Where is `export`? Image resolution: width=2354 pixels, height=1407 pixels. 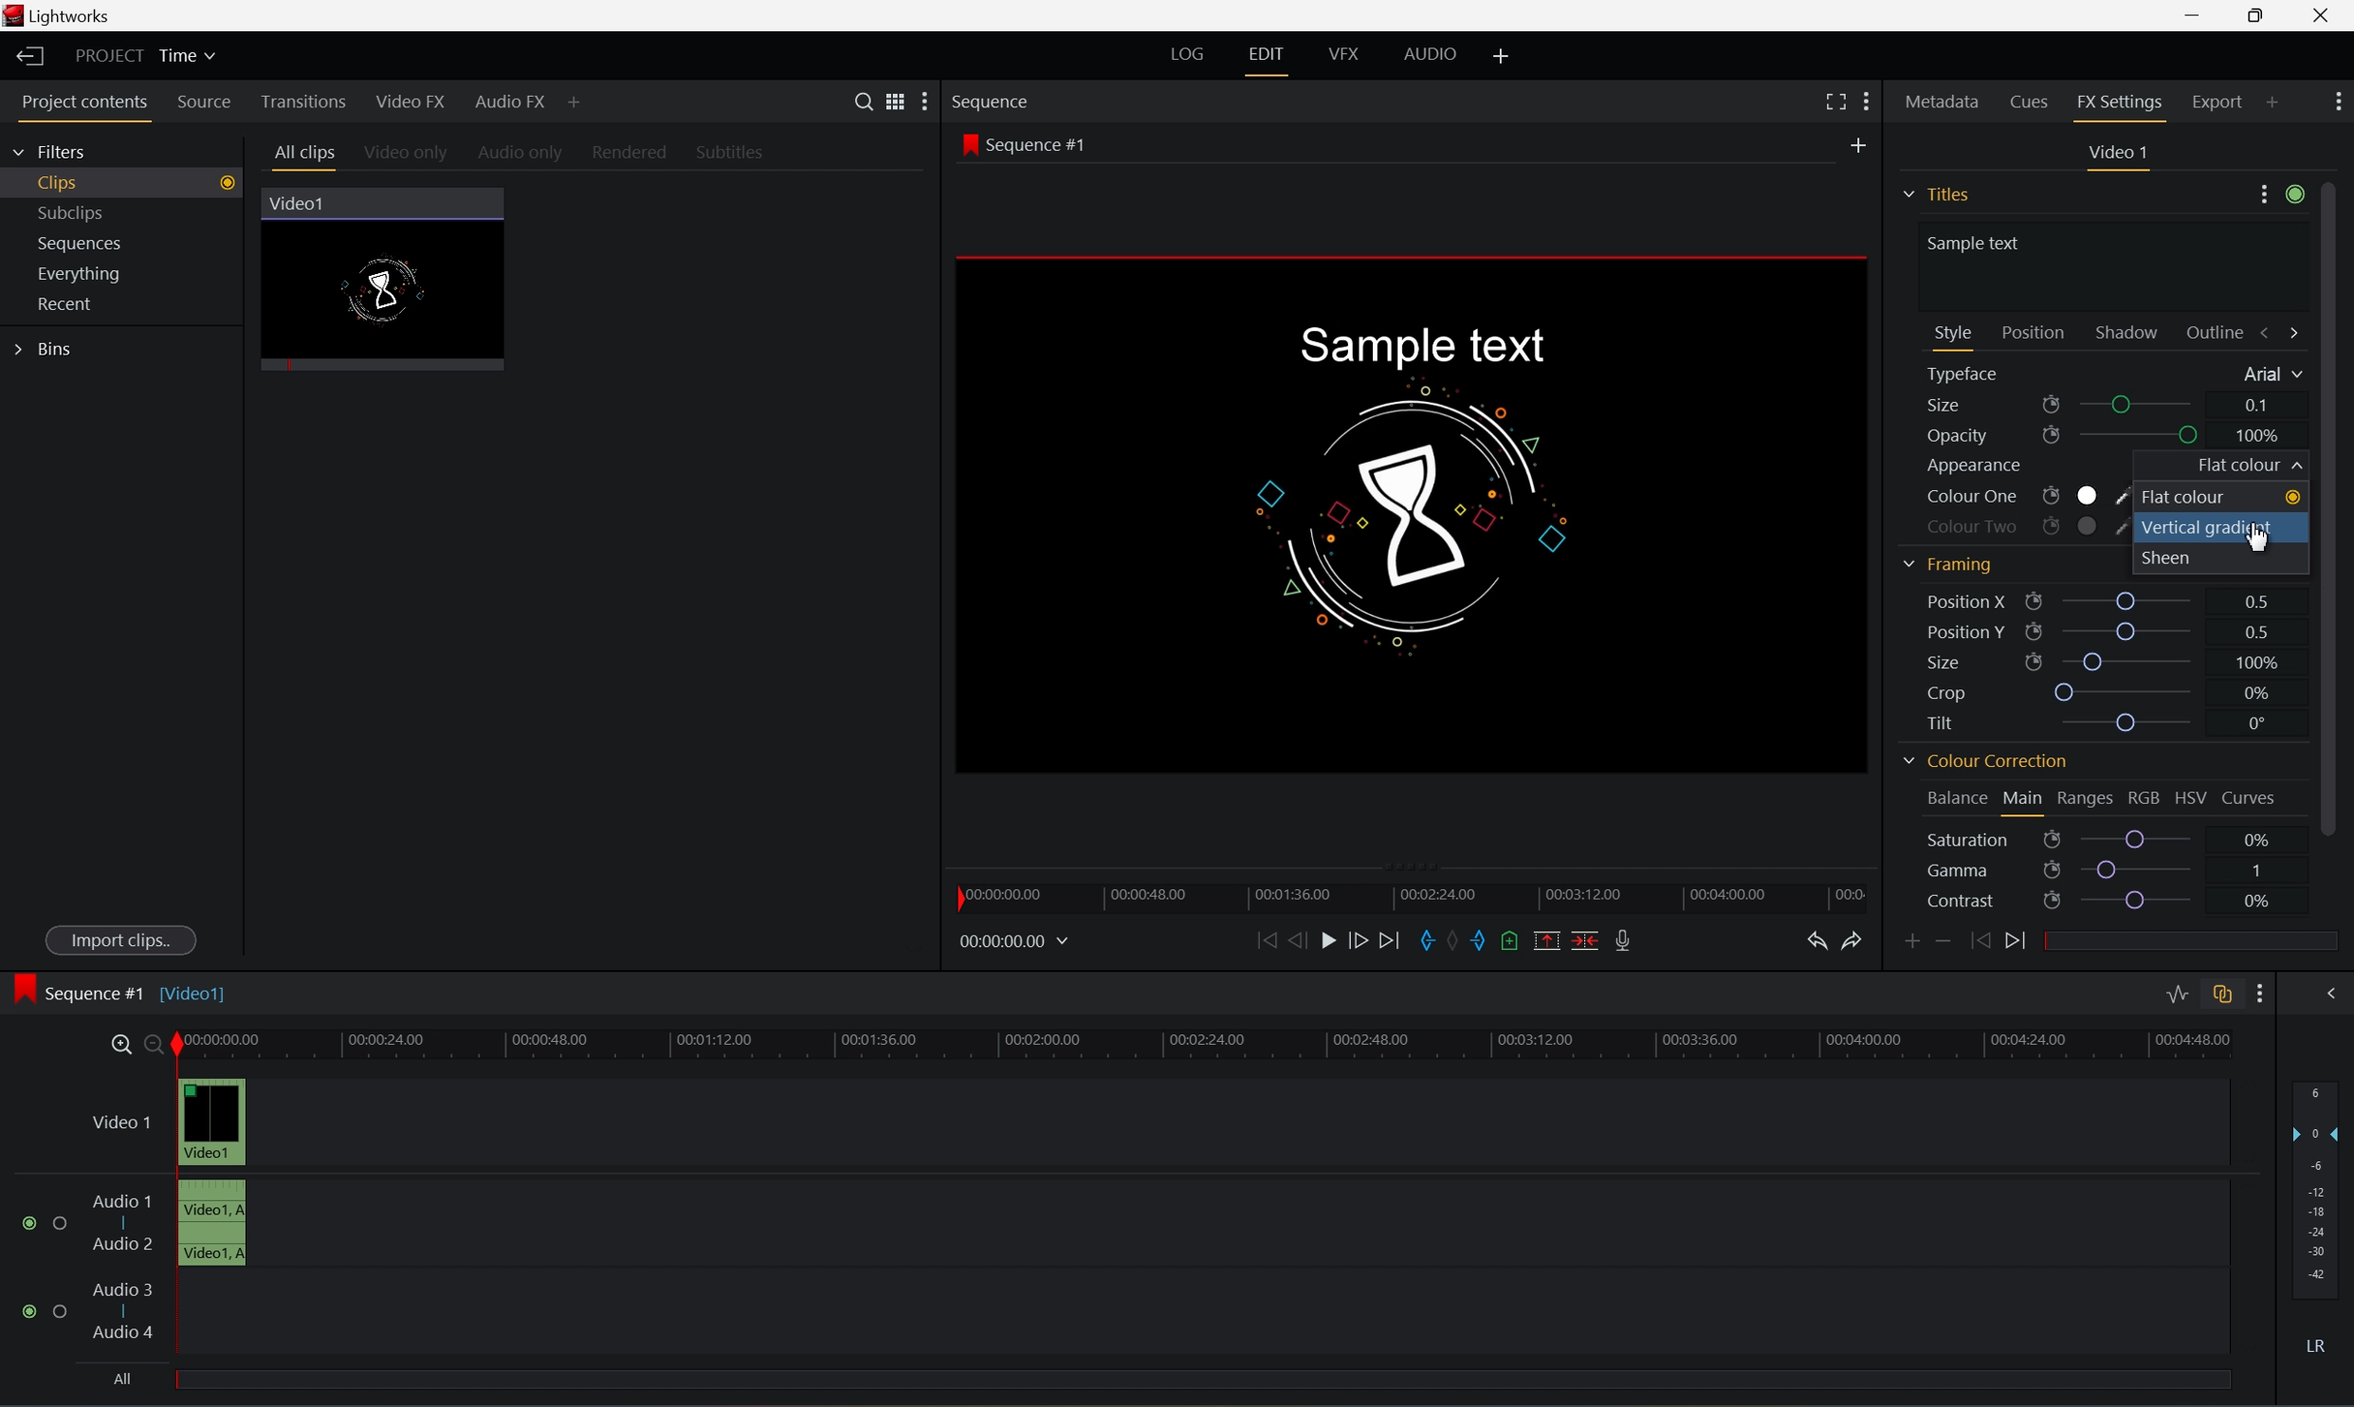 export is located at coordinates (2234, 100).